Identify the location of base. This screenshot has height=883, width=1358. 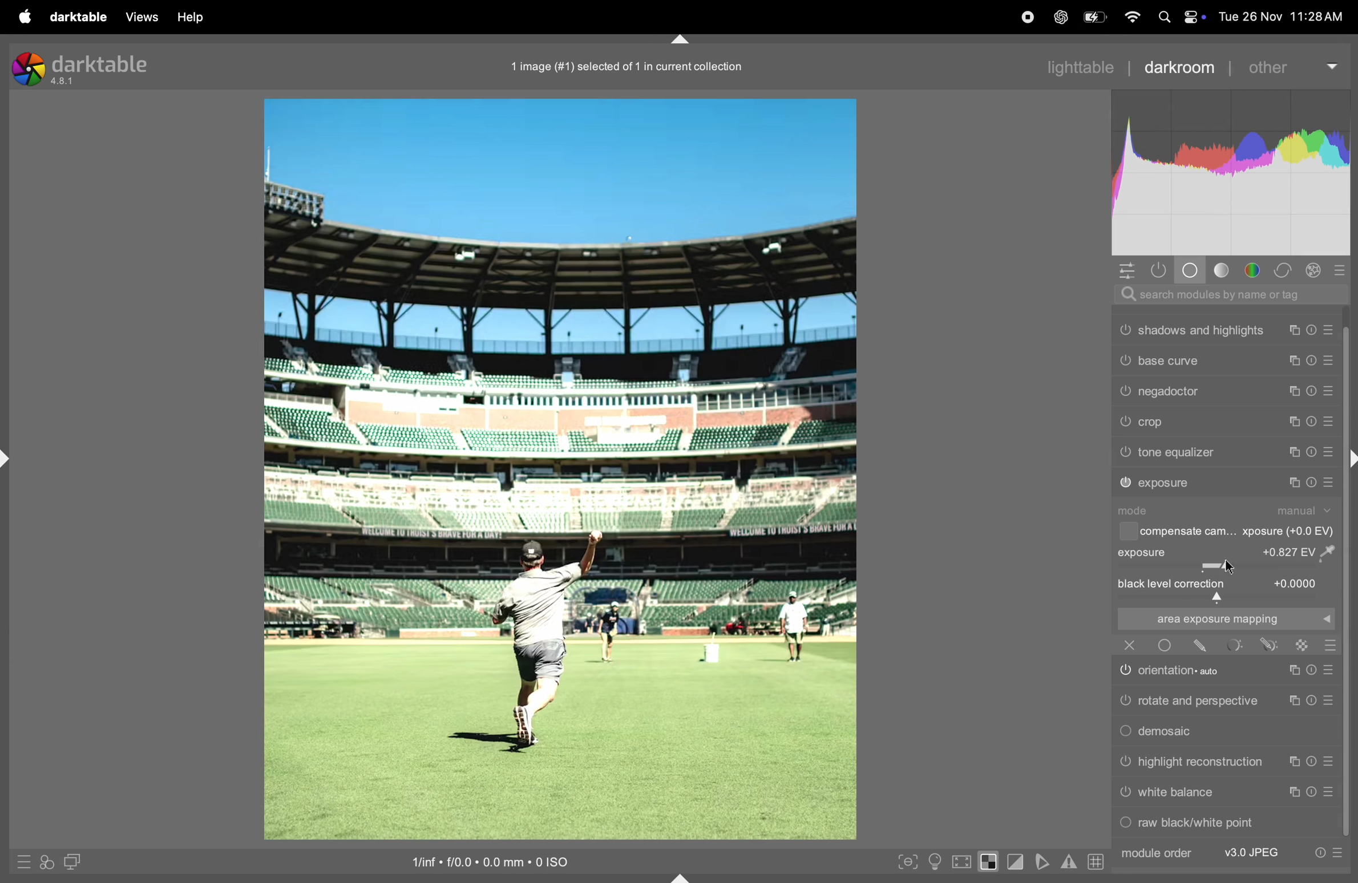
(1192, 270).